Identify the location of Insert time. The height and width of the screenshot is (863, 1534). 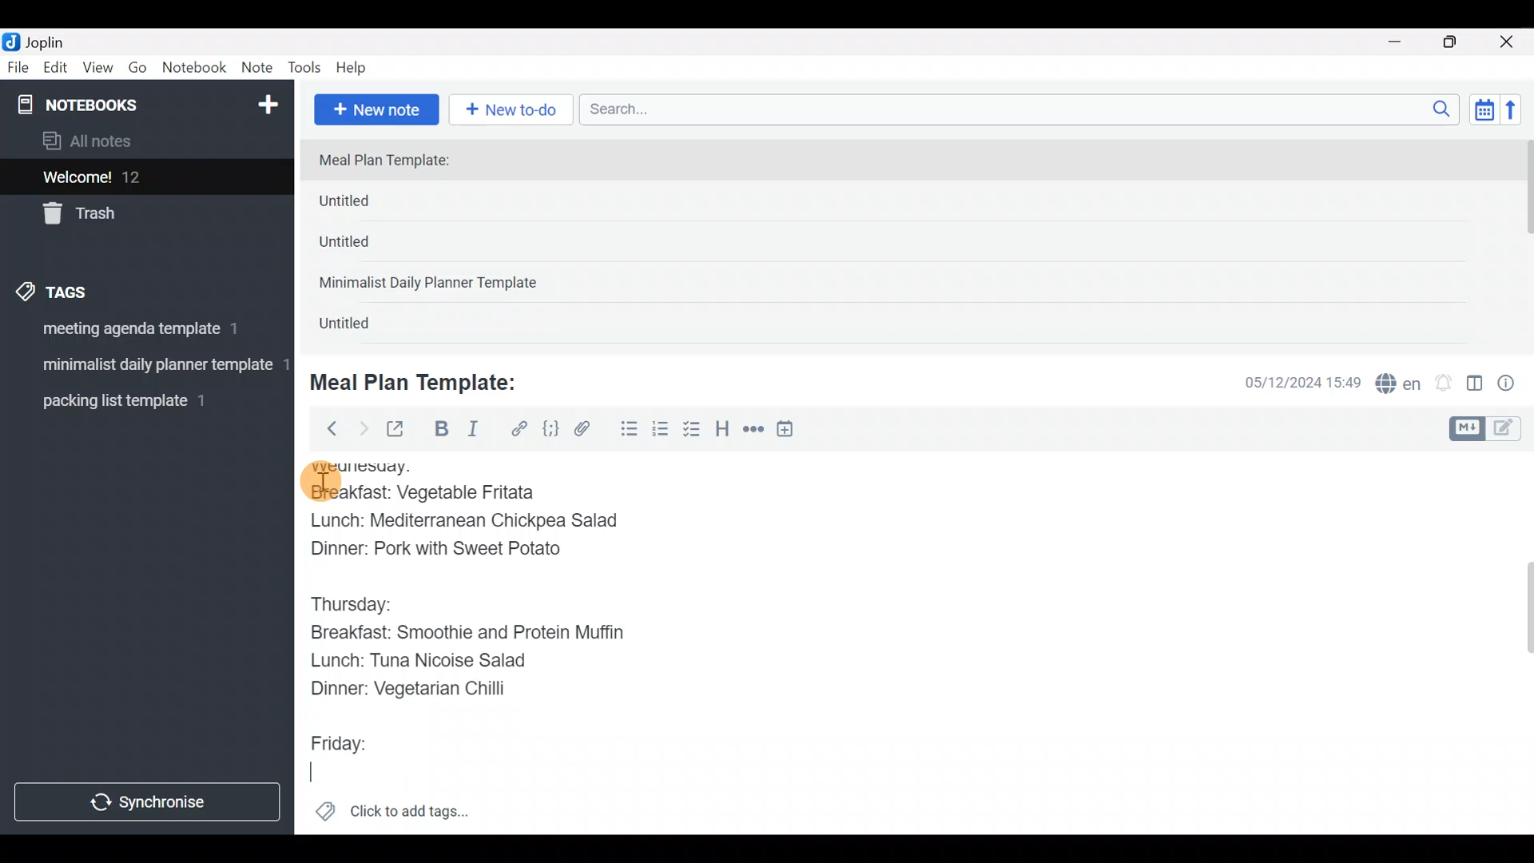
(793, 431).